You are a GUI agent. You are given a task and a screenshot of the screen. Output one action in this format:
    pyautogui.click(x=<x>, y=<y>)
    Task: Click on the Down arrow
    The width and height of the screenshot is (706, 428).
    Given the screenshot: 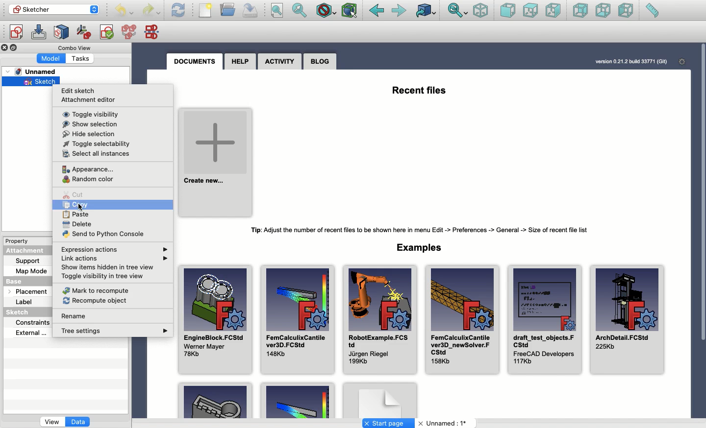 What is the action you would take?
    pyautogui.click(x=96, y=13)
    